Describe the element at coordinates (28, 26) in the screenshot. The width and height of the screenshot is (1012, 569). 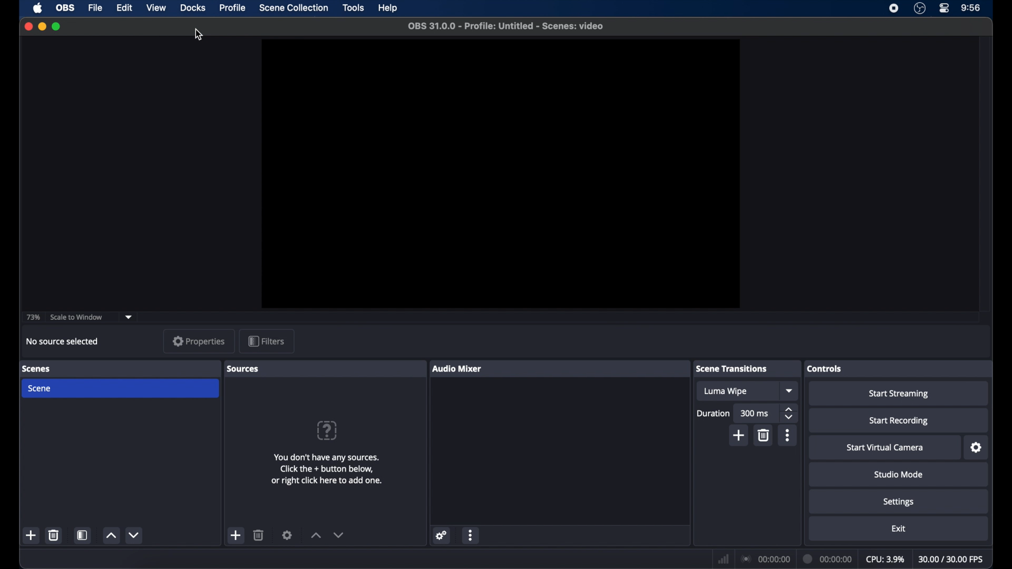
I see `close` at that location.